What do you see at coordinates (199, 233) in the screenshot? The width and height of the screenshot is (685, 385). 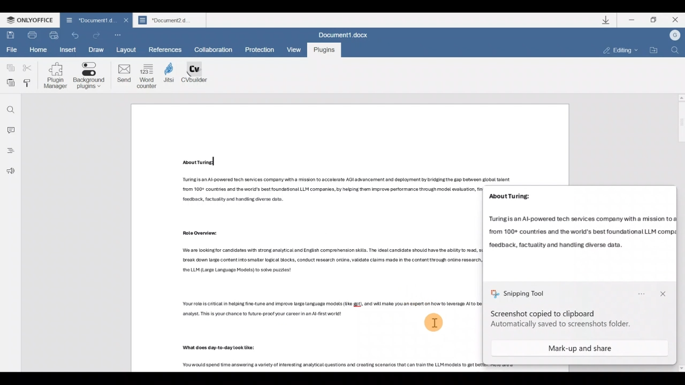 I see `` at bounding box center [199, 233].